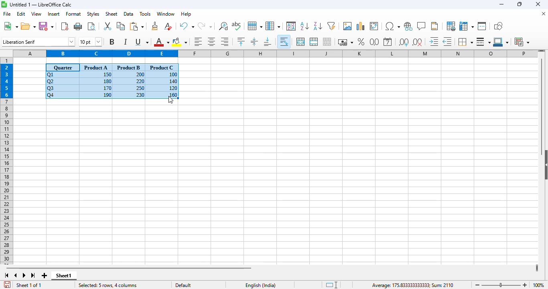 This screenshot has height=289, width=548. I want to click on background color, so click(180, 42).